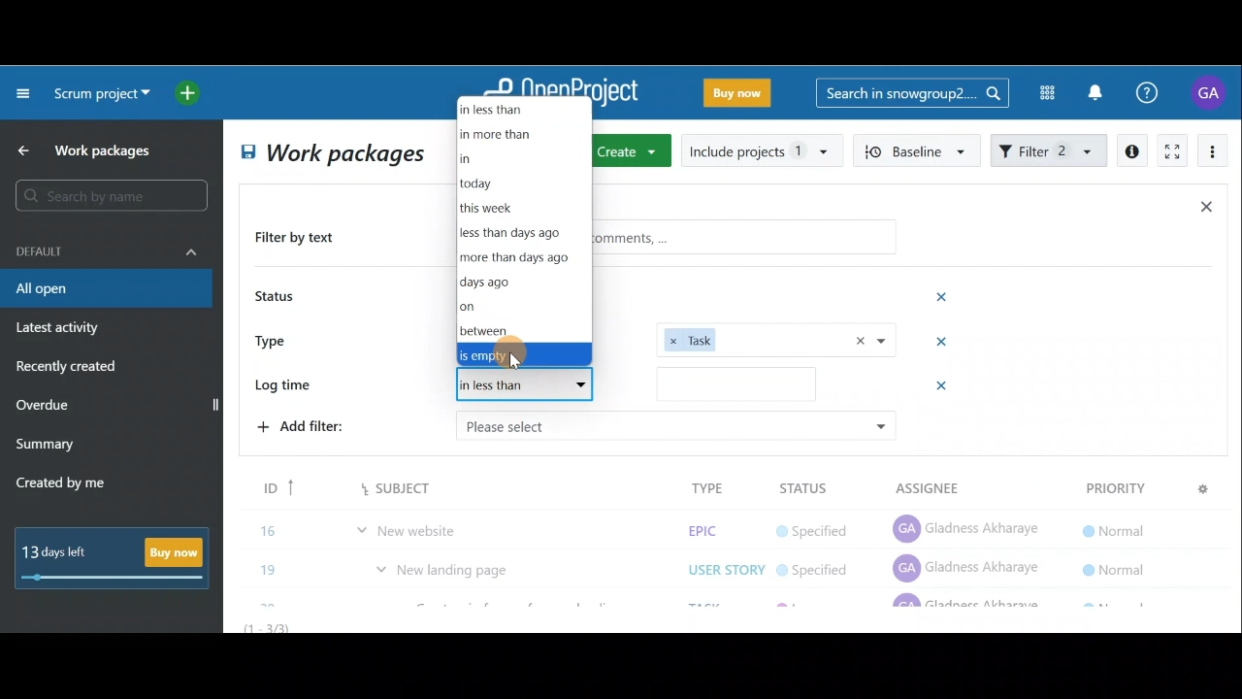 This screenshot has width=1242, height=699. Describe the element at coordinates (823, 527) in the screenshot. I see `Gladnes:` at that location.